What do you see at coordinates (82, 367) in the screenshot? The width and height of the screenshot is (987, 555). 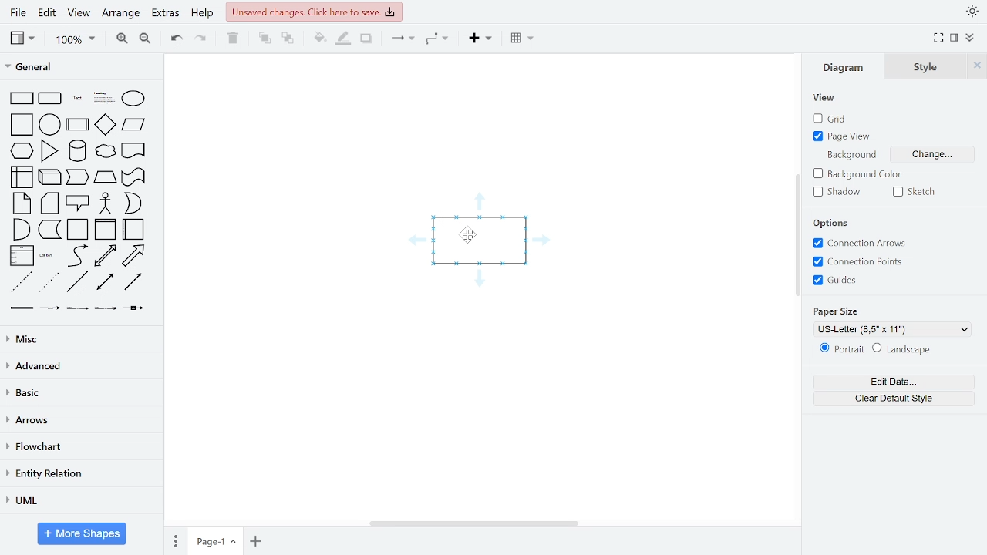 I see `advanced` at bounding box center [82, 367].